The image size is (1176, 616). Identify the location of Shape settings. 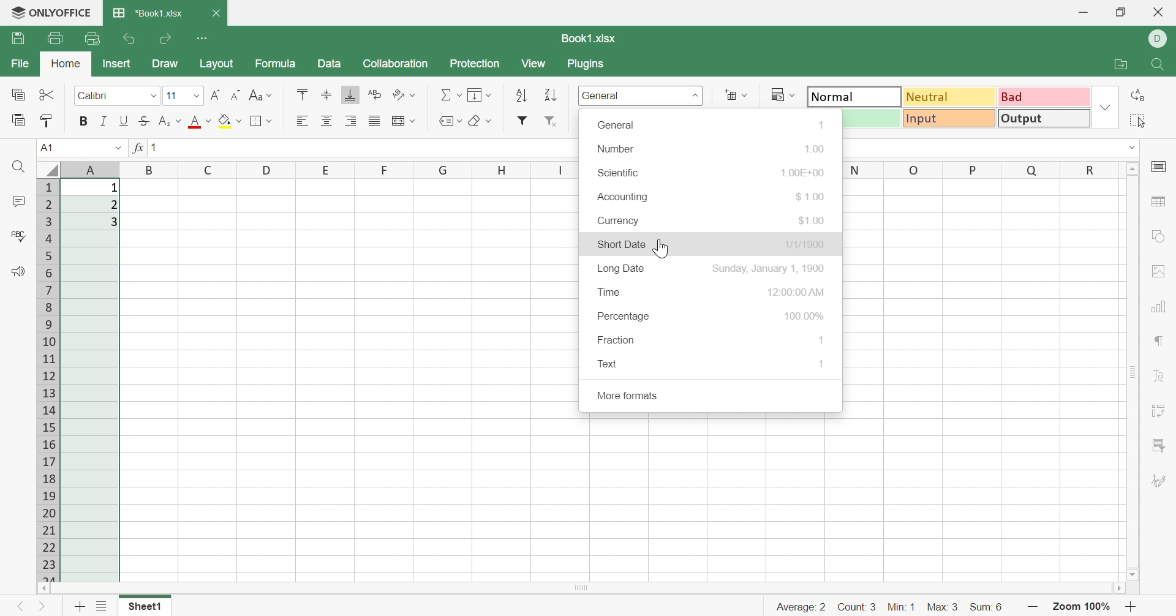
(1158, 237).